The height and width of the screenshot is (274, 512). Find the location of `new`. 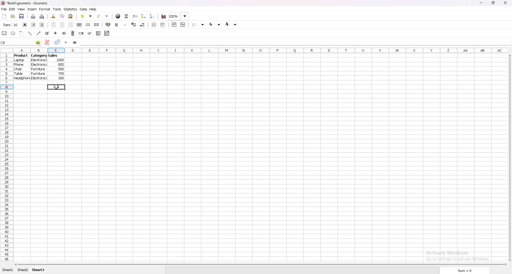

new is located at coordinates (4, 16).